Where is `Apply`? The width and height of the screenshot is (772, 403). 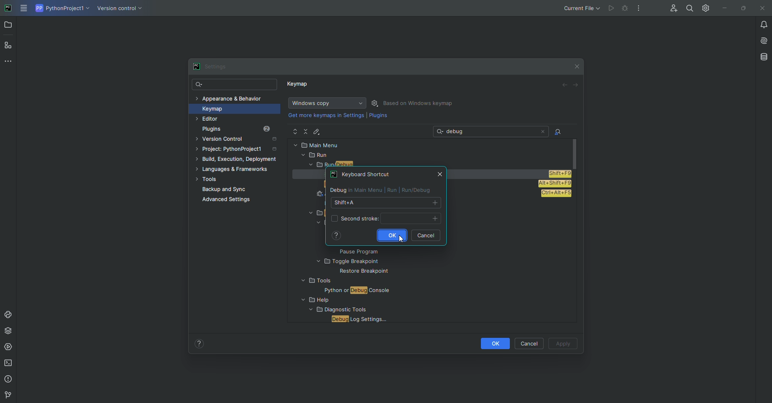 Apply is located at coordinates (564, 344).